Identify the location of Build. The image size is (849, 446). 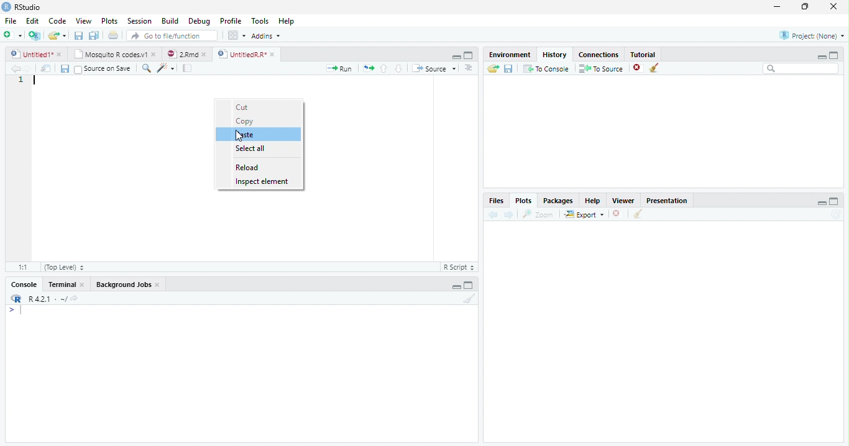
(170, 20).